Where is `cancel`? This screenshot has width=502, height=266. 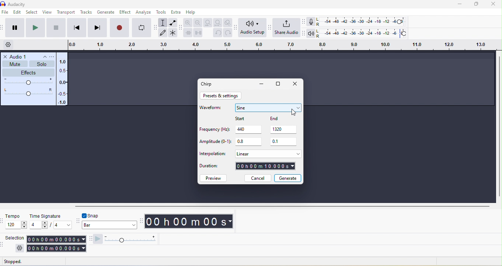 cancel is located at coordinates (257, 178).